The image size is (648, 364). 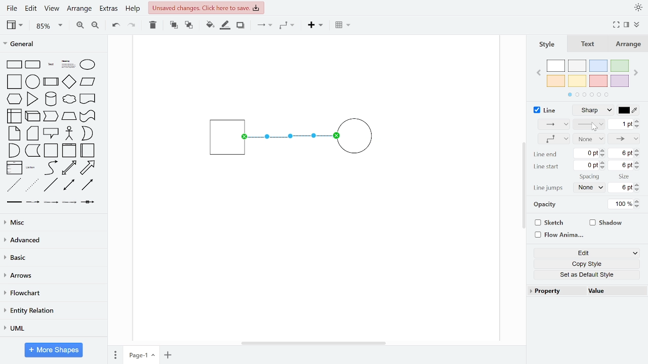 I want to click on horizontal scrollbar, so click(x=315, y=343).